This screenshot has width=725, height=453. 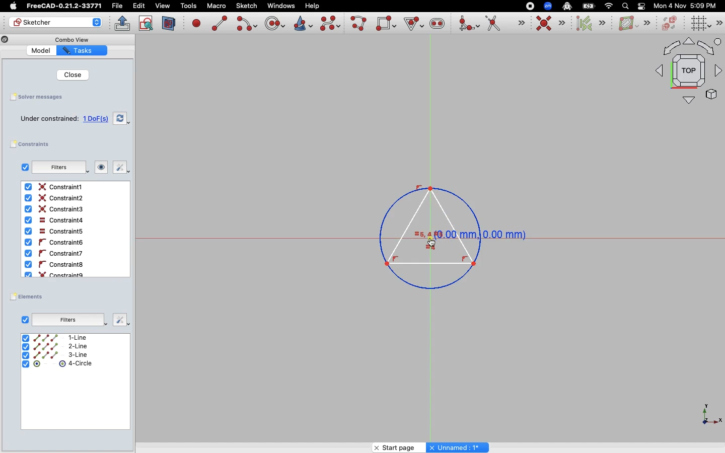 What do you see at coordinates (247, 6) in the screenshot?
I see `Sketch` at bounding box center [247, 6].